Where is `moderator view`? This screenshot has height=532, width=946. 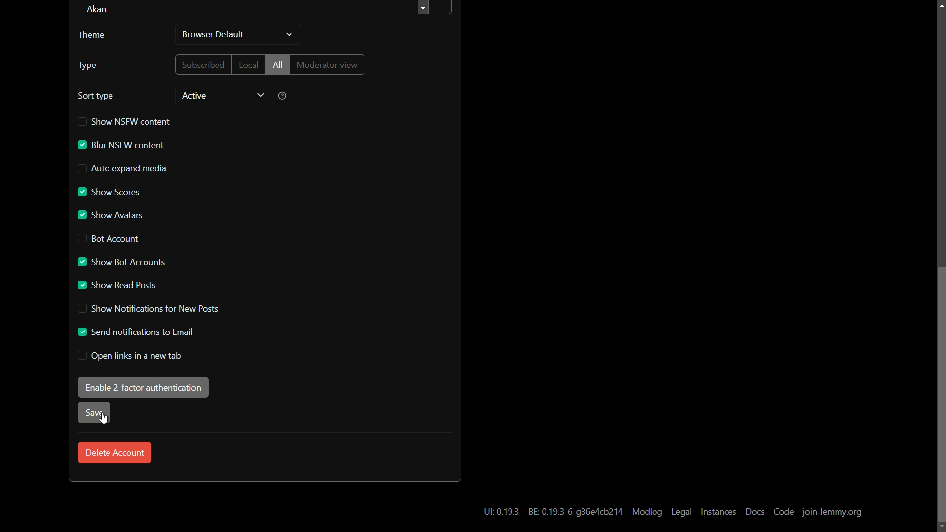
moderator view is located at coordinates (328, 65).